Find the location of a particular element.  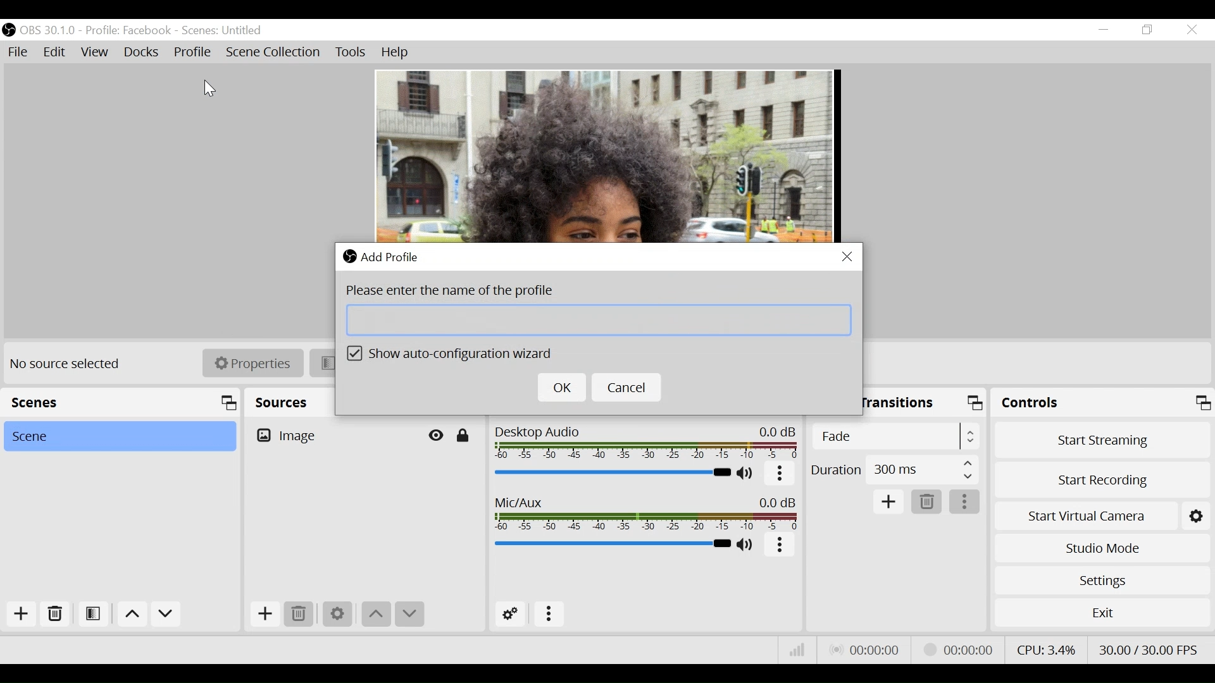

CPU Usage is located at coordinates (1047, 648).